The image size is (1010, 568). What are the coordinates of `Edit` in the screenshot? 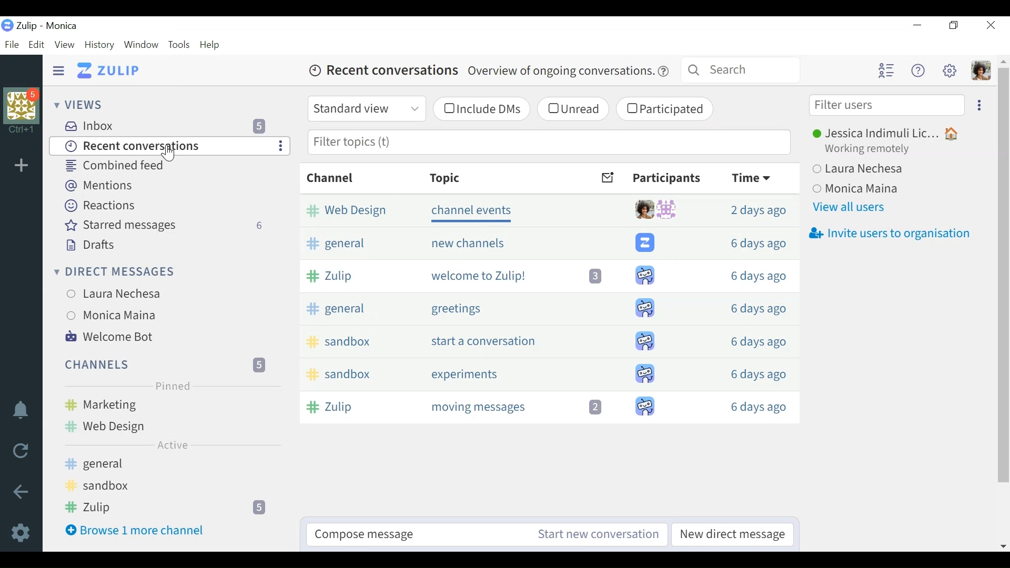 It's located at (37, 45).